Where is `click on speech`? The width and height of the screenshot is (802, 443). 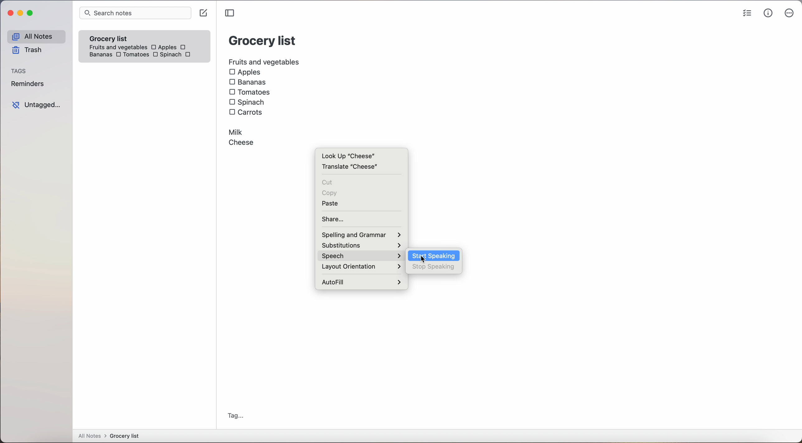 click on speech is located at coordinates (361, 255).